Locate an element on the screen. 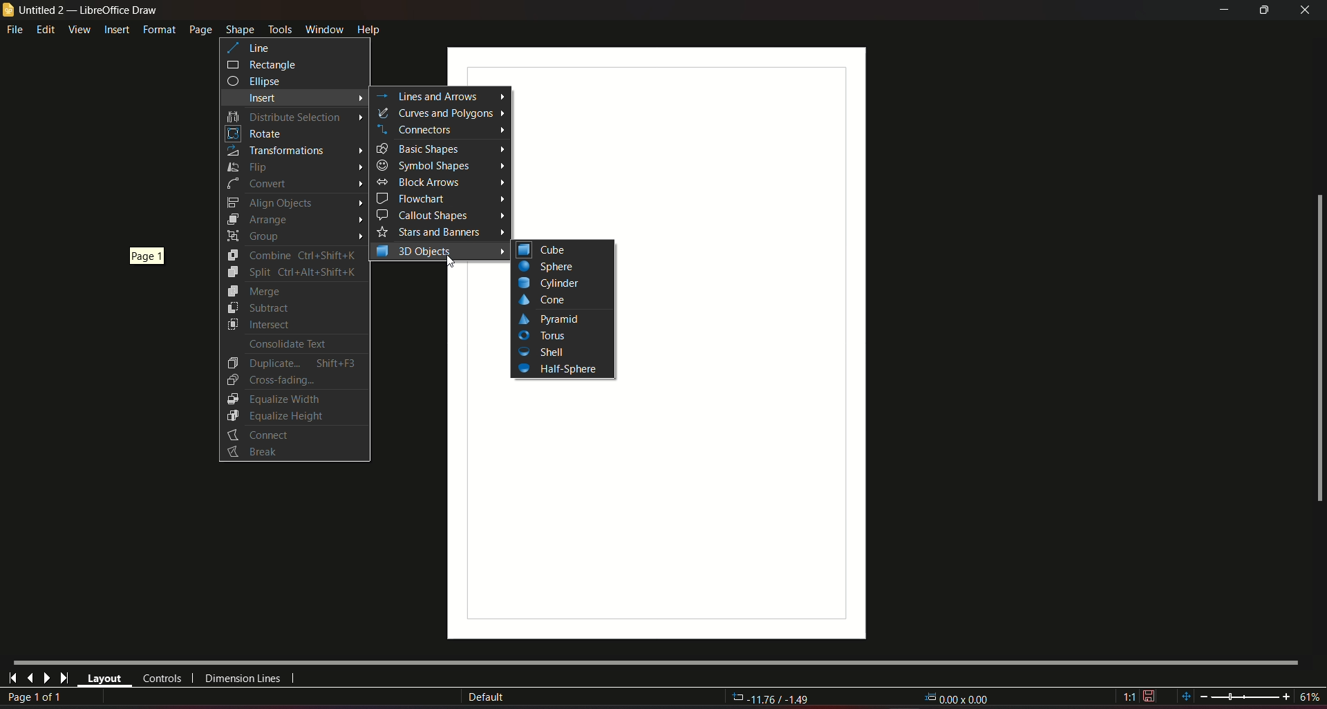 Image resolution: width=1327 pixels, height=709 pixels. Convert is located at coordinates (257, 183).